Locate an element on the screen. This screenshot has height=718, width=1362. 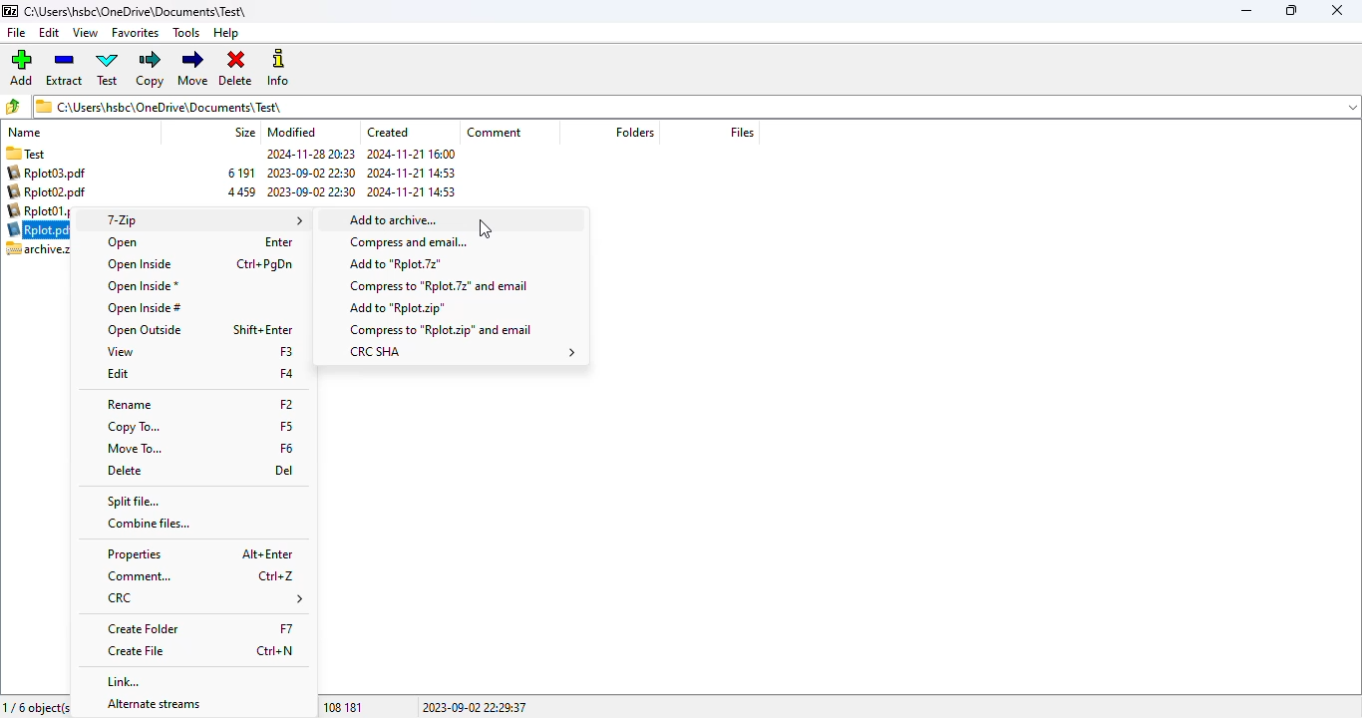
cursor is located at coordinates (486, 228).